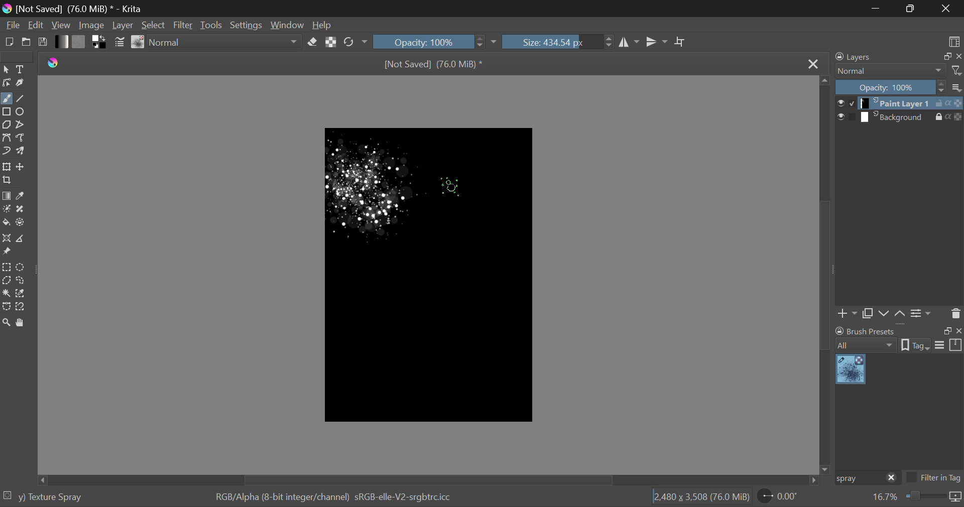  What do you see at coordinates (779, 495) in the screenshot?
I see `page rotation` at bounding box center [779, 495].